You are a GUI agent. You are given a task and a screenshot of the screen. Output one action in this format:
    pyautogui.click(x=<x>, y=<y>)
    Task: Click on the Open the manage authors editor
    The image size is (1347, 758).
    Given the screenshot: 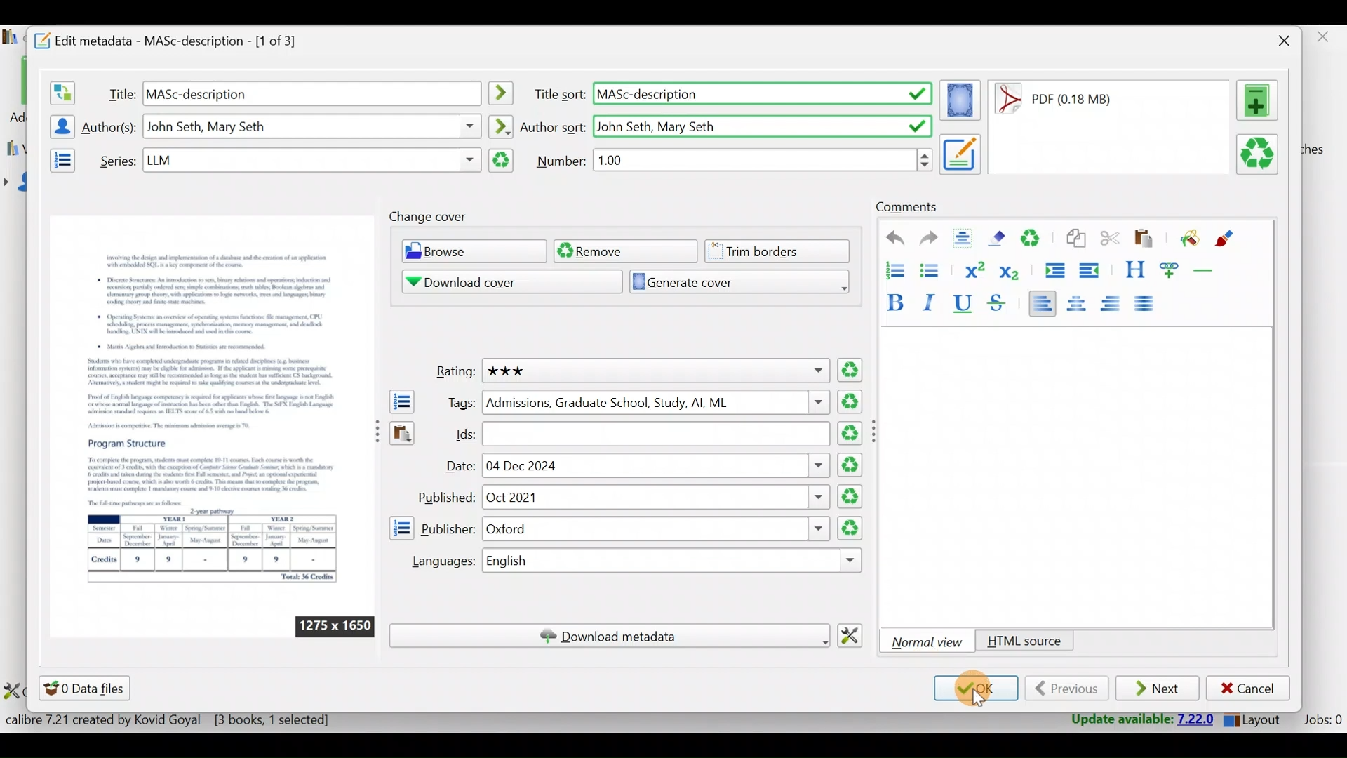 What is the action you would take?
    pyautogui.click(x=58, y=124)
    